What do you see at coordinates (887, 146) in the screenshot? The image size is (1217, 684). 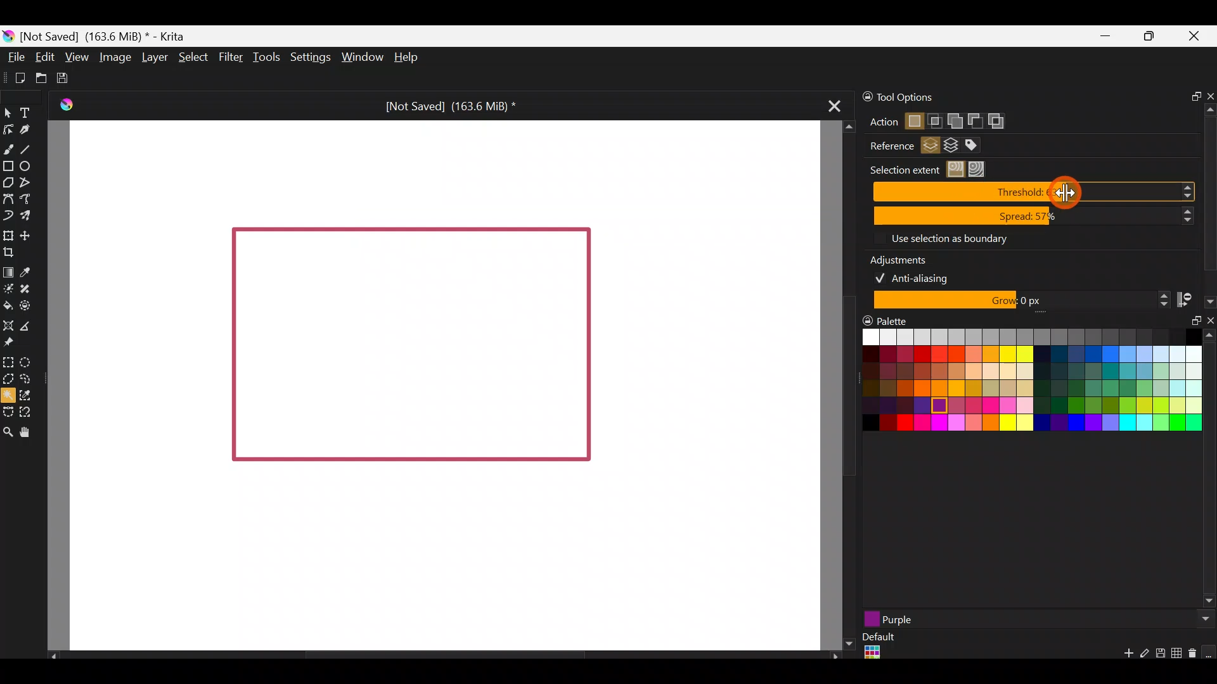 I see `Reference` at bounding box center [887, 146].